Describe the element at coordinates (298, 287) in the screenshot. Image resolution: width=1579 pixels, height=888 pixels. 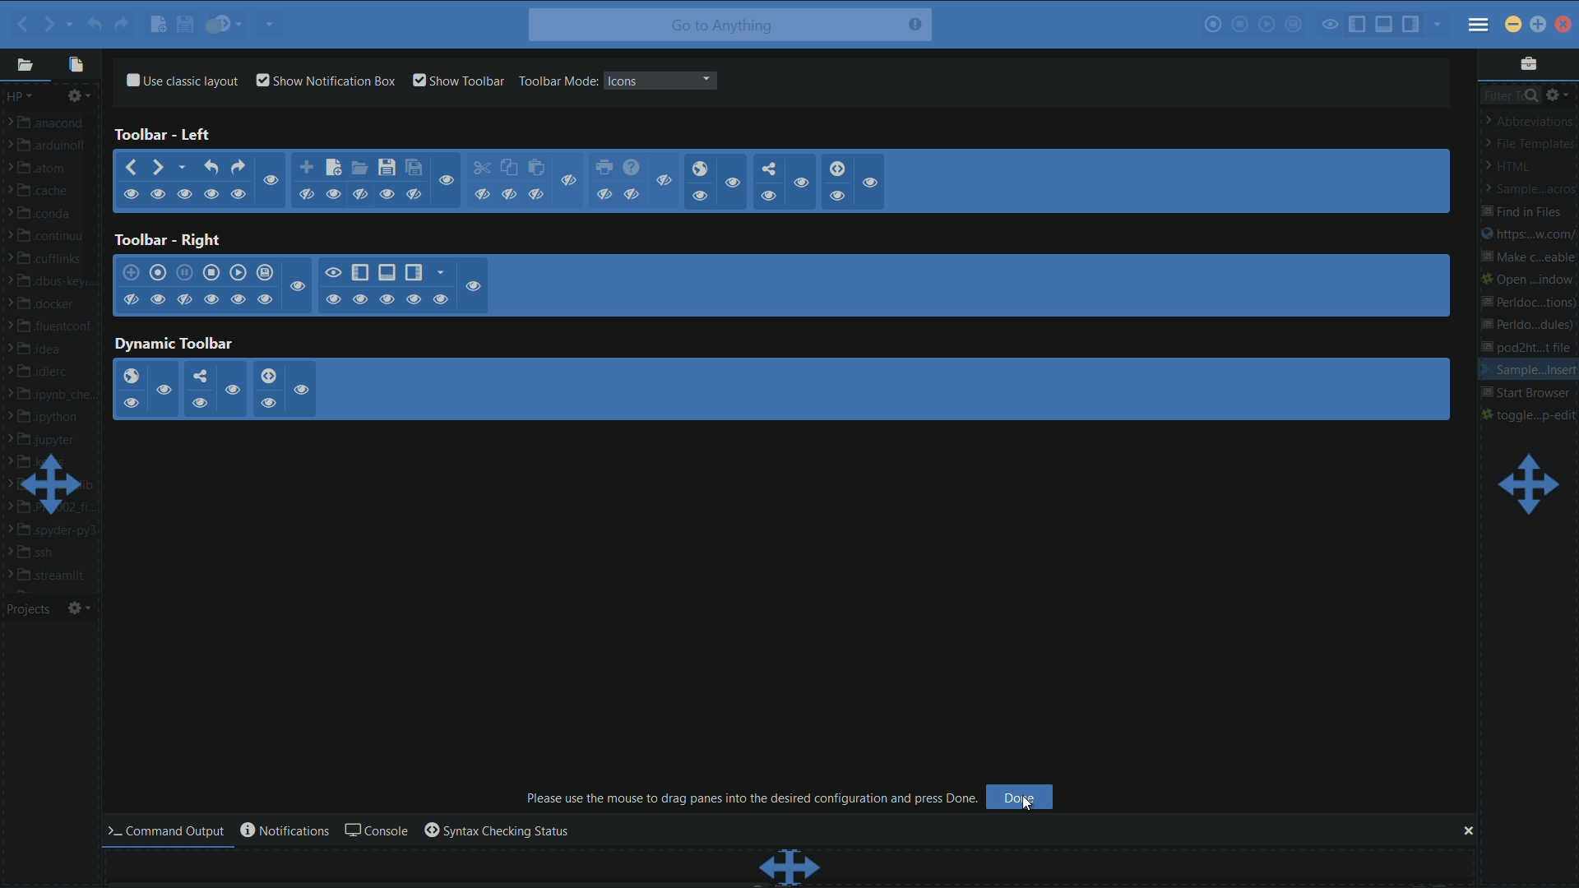
I see `hide/show` at that location.